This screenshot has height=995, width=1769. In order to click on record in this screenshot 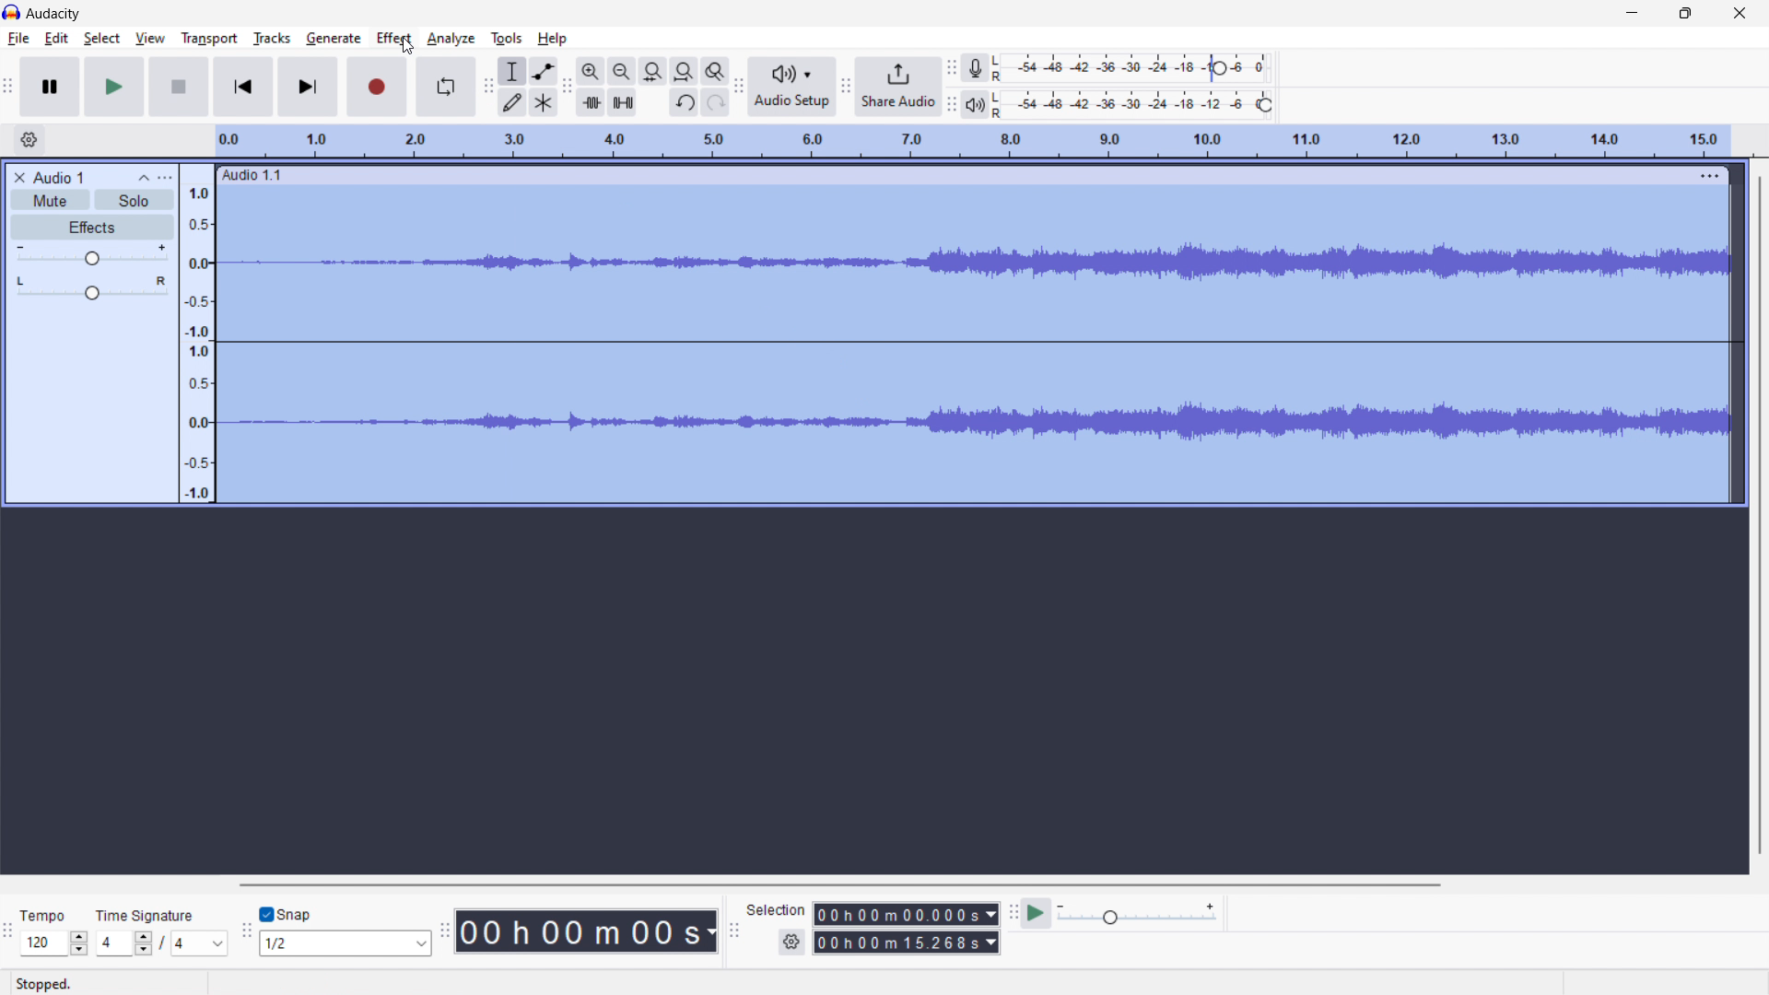, I will do `click(376, 87)`.